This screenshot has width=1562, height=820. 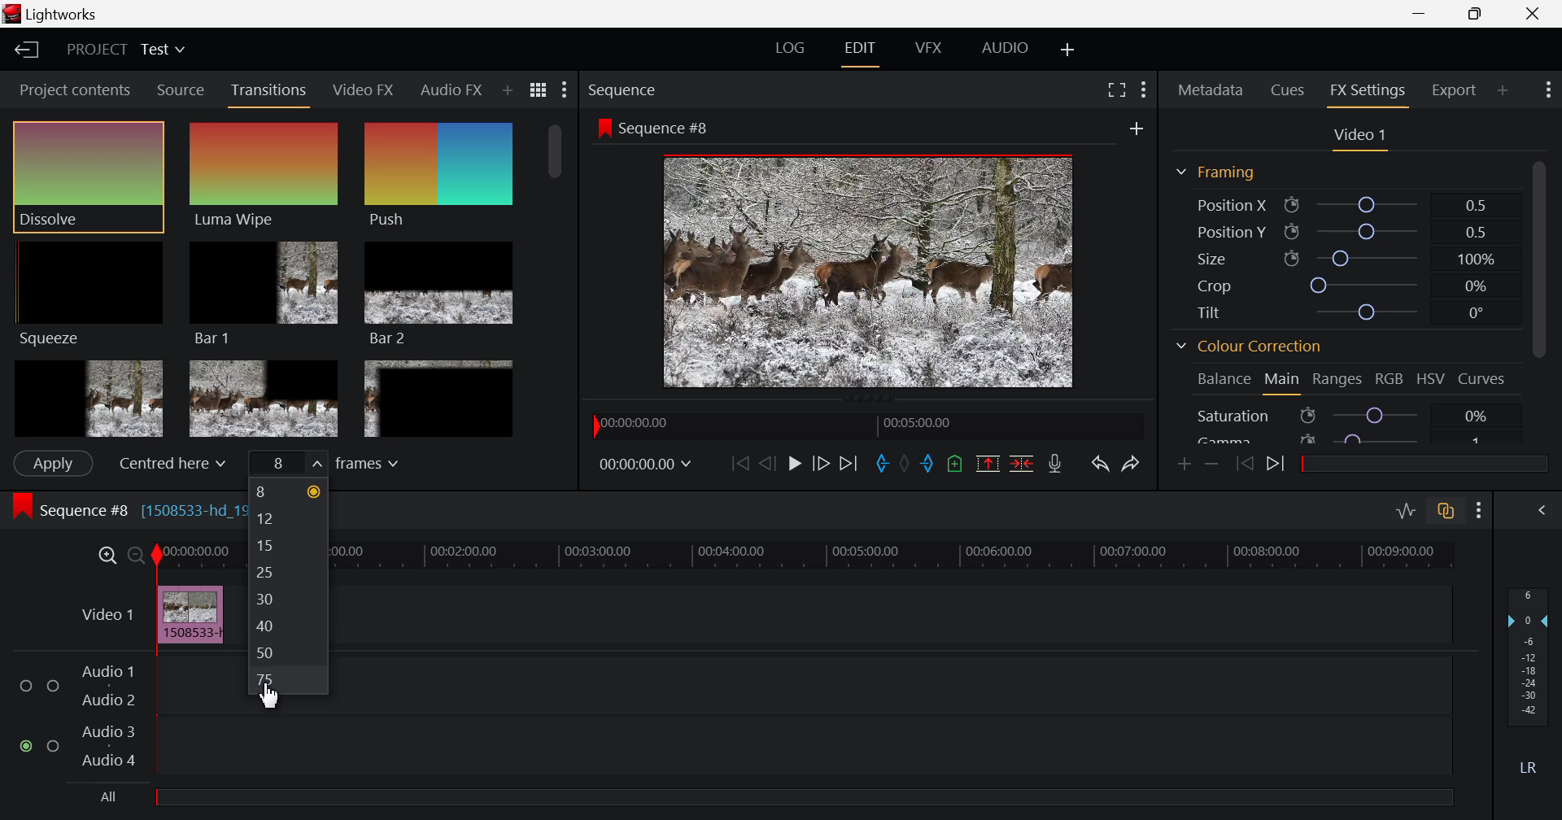 I want to click on Position Y, so click(x=1339, y=229).